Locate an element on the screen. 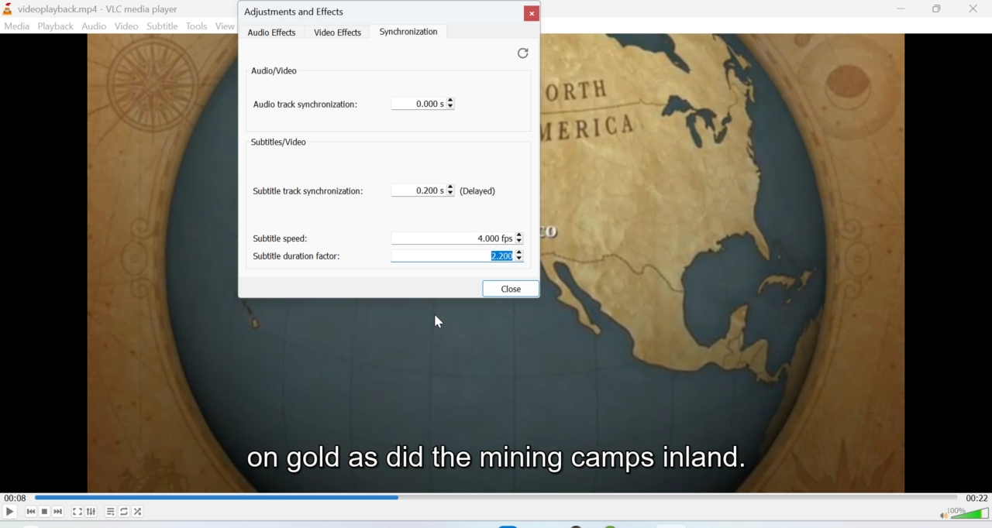  Volume is located at coordinates (962, 516).